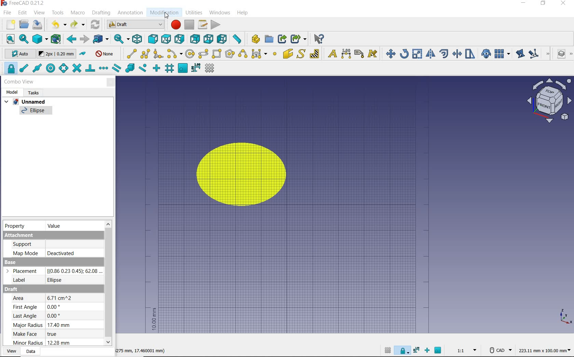  What do you see at coordinates (315, 54) in the screenshot?
I see `hatch` at bounding box center [315, 54].